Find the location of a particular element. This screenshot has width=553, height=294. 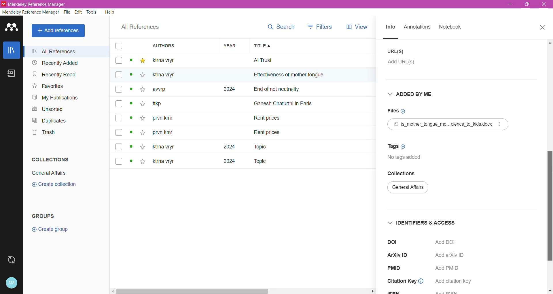

File is located at coordinates (68, 12).